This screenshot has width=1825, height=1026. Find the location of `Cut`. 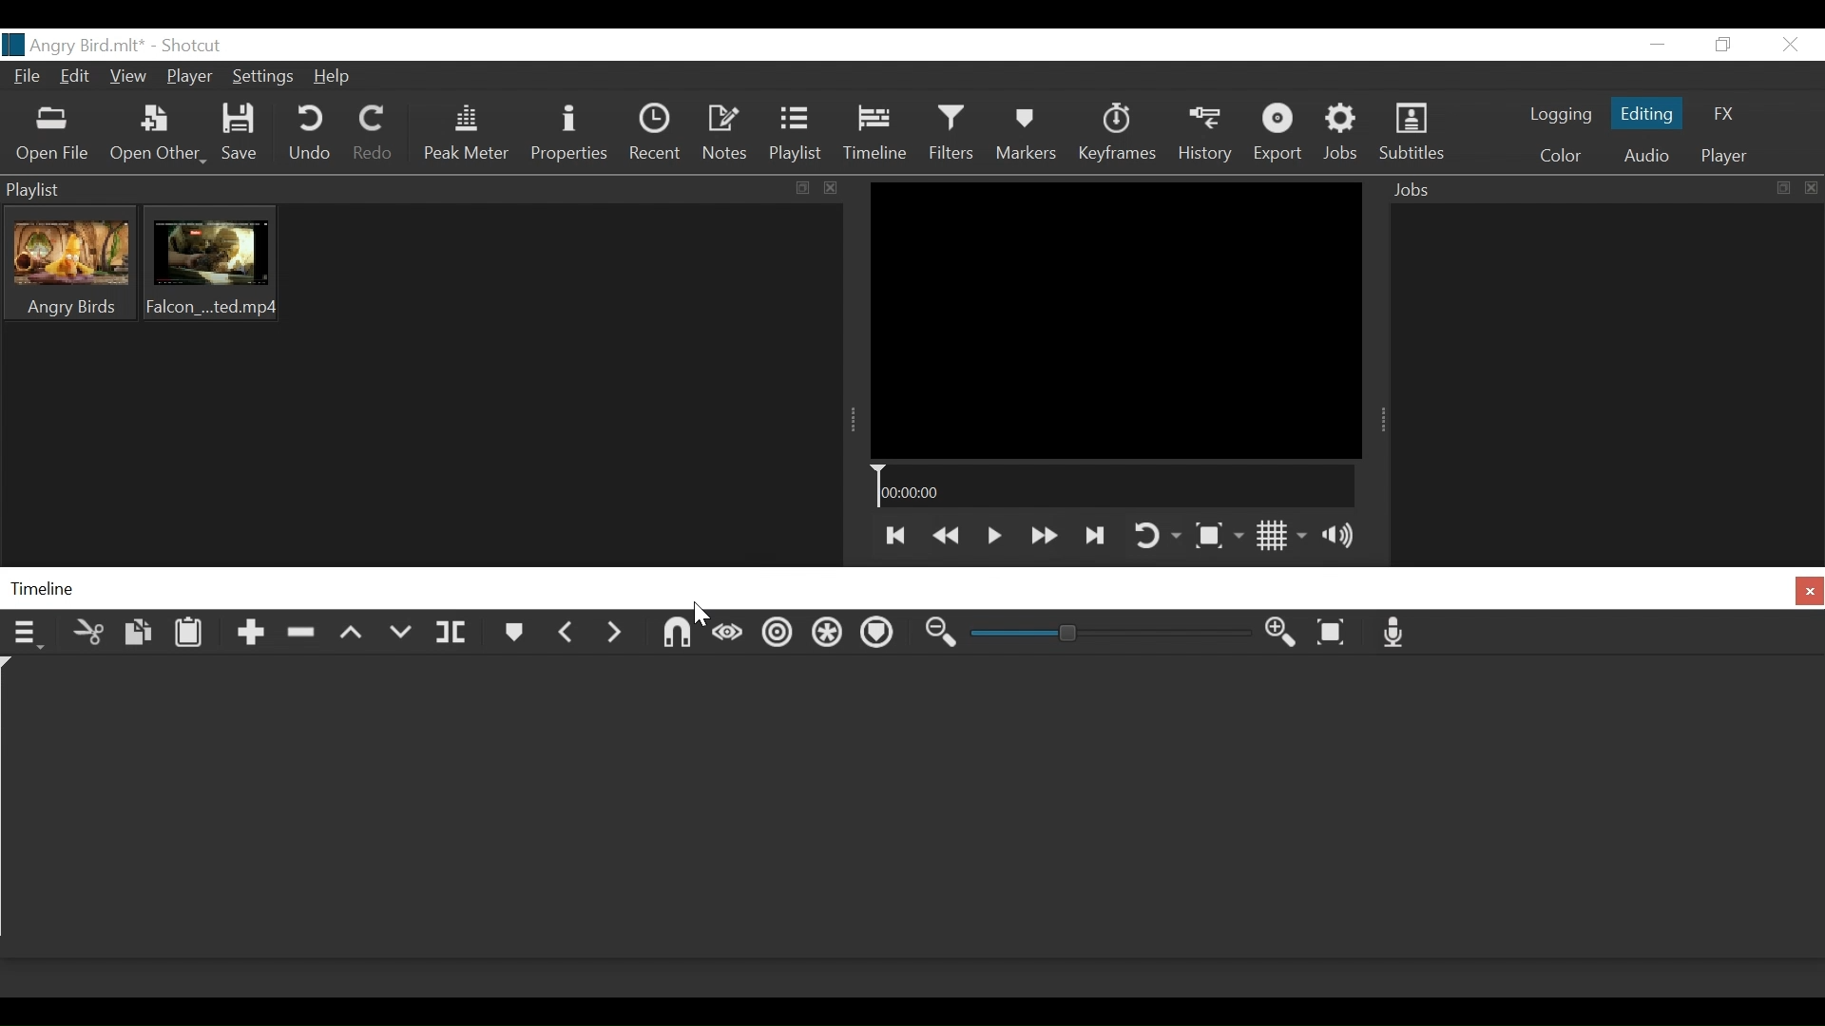

Cut is located at coordinates (87, 633).